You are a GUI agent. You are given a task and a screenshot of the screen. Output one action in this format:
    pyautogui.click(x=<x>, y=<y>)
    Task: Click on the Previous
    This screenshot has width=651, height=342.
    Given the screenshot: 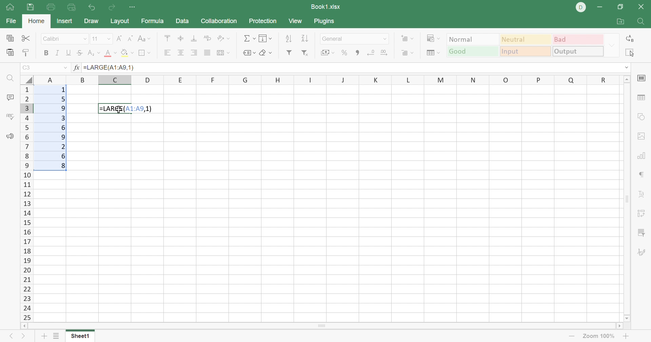 What is the action you would take?
    pyautogui.click(x=9, y=337)
    